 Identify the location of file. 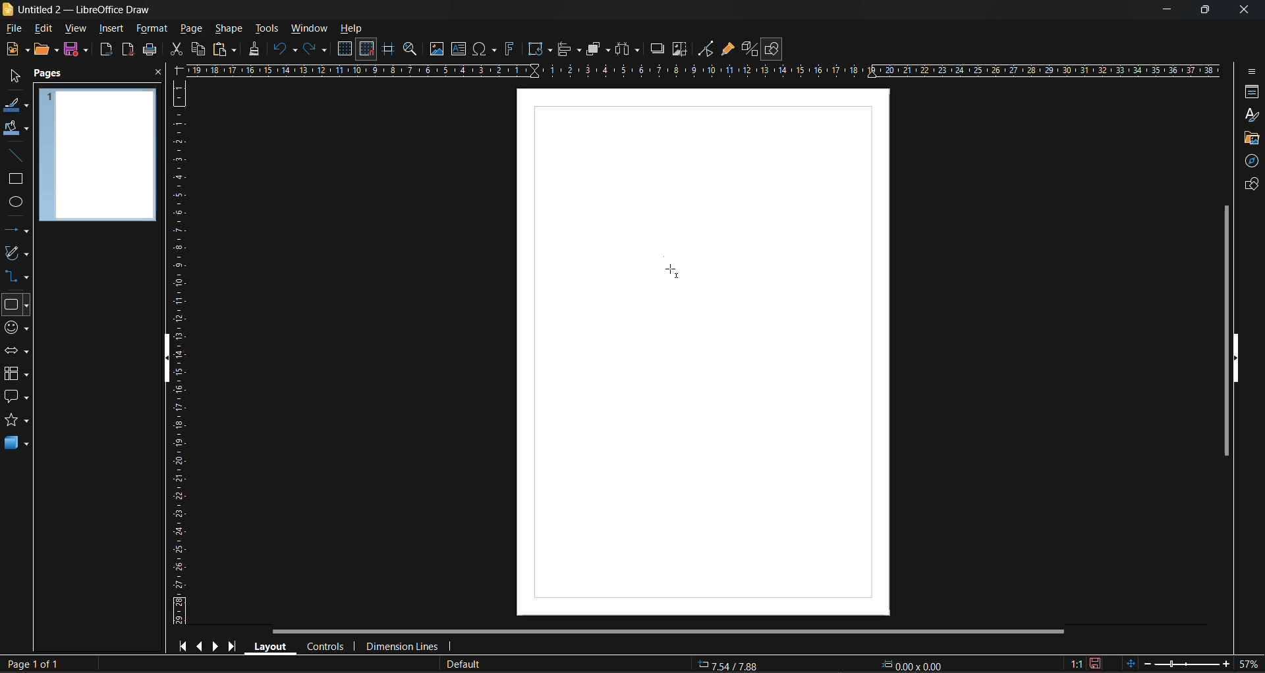
(16, 30).